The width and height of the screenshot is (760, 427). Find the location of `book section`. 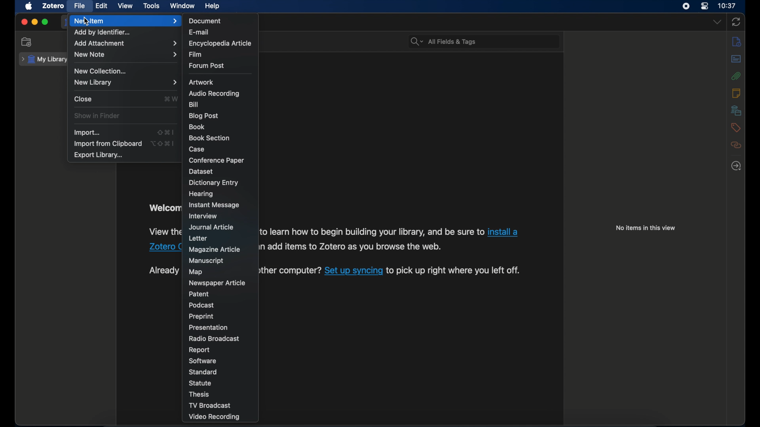

book section is located at coordinates (210, 138).